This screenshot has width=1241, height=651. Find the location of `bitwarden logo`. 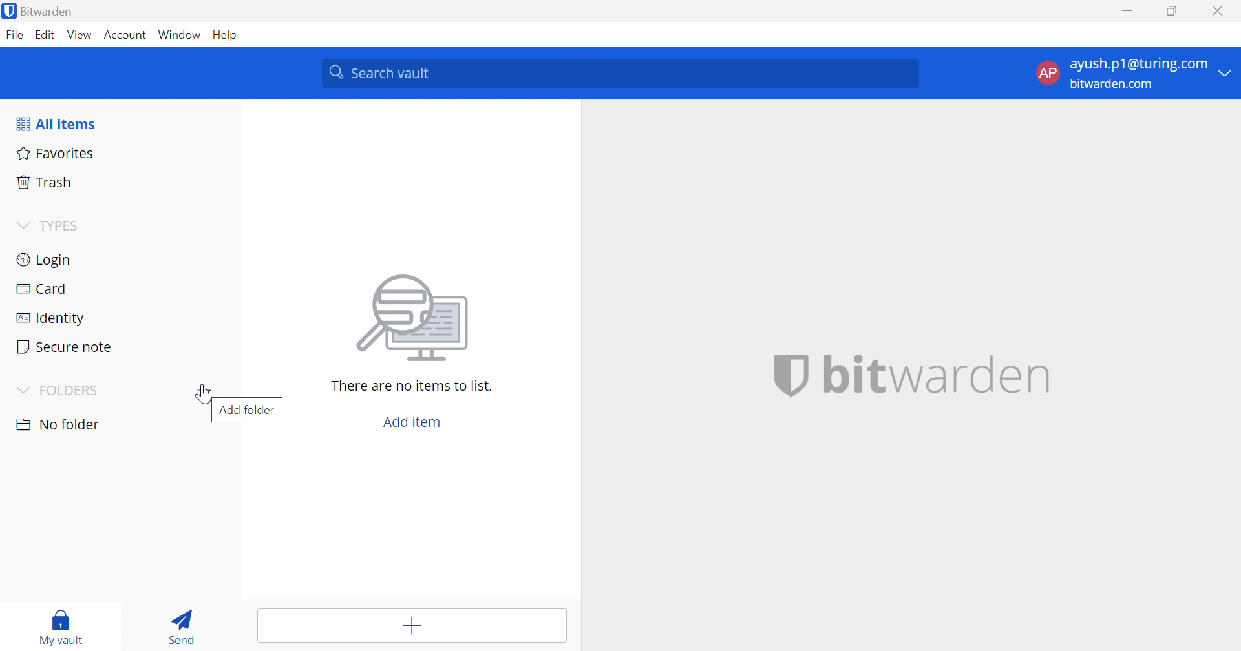

bitwarden logo is located at coordinates (783, 376).